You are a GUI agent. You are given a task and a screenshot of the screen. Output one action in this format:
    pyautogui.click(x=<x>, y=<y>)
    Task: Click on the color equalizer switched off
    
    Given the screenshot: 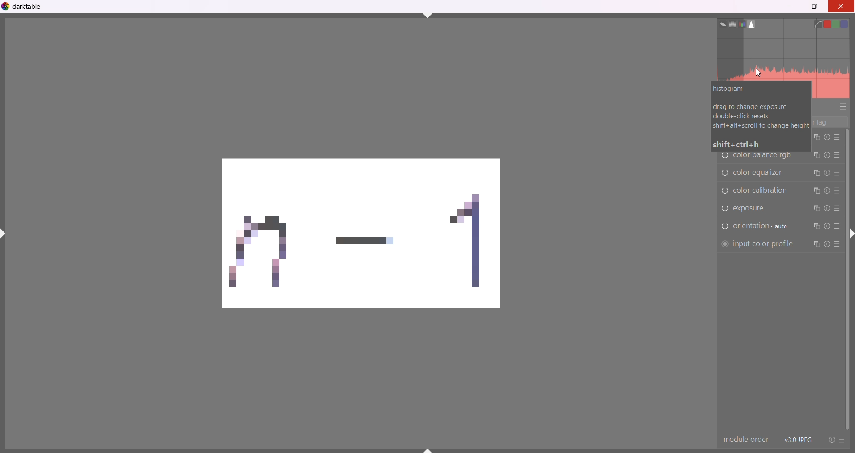 What is the action you would take?
    pyautogui.click(x=725, y=172)
    